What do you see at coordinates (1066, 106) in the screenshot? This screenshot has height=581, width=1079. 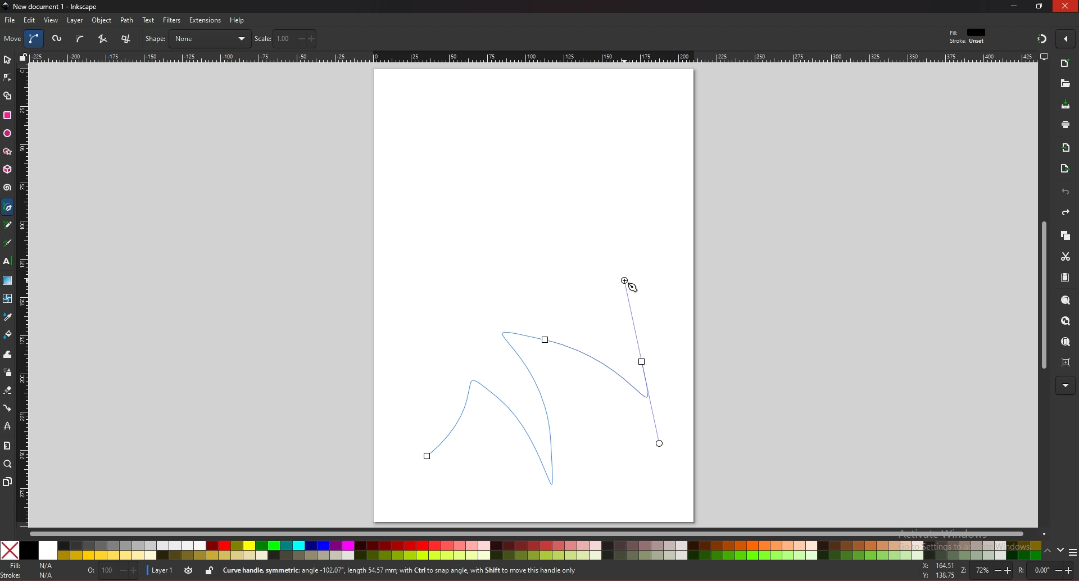 I see `save` at bounding box center [1066, 106].